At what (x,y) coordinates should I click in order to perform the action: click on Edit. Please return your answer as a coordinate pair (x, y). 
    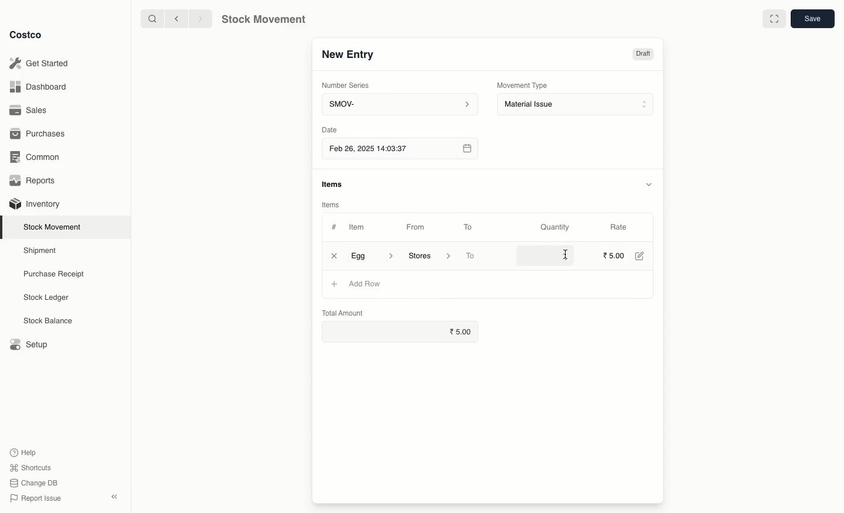
    Looking at the image, I should click on (642, 257).